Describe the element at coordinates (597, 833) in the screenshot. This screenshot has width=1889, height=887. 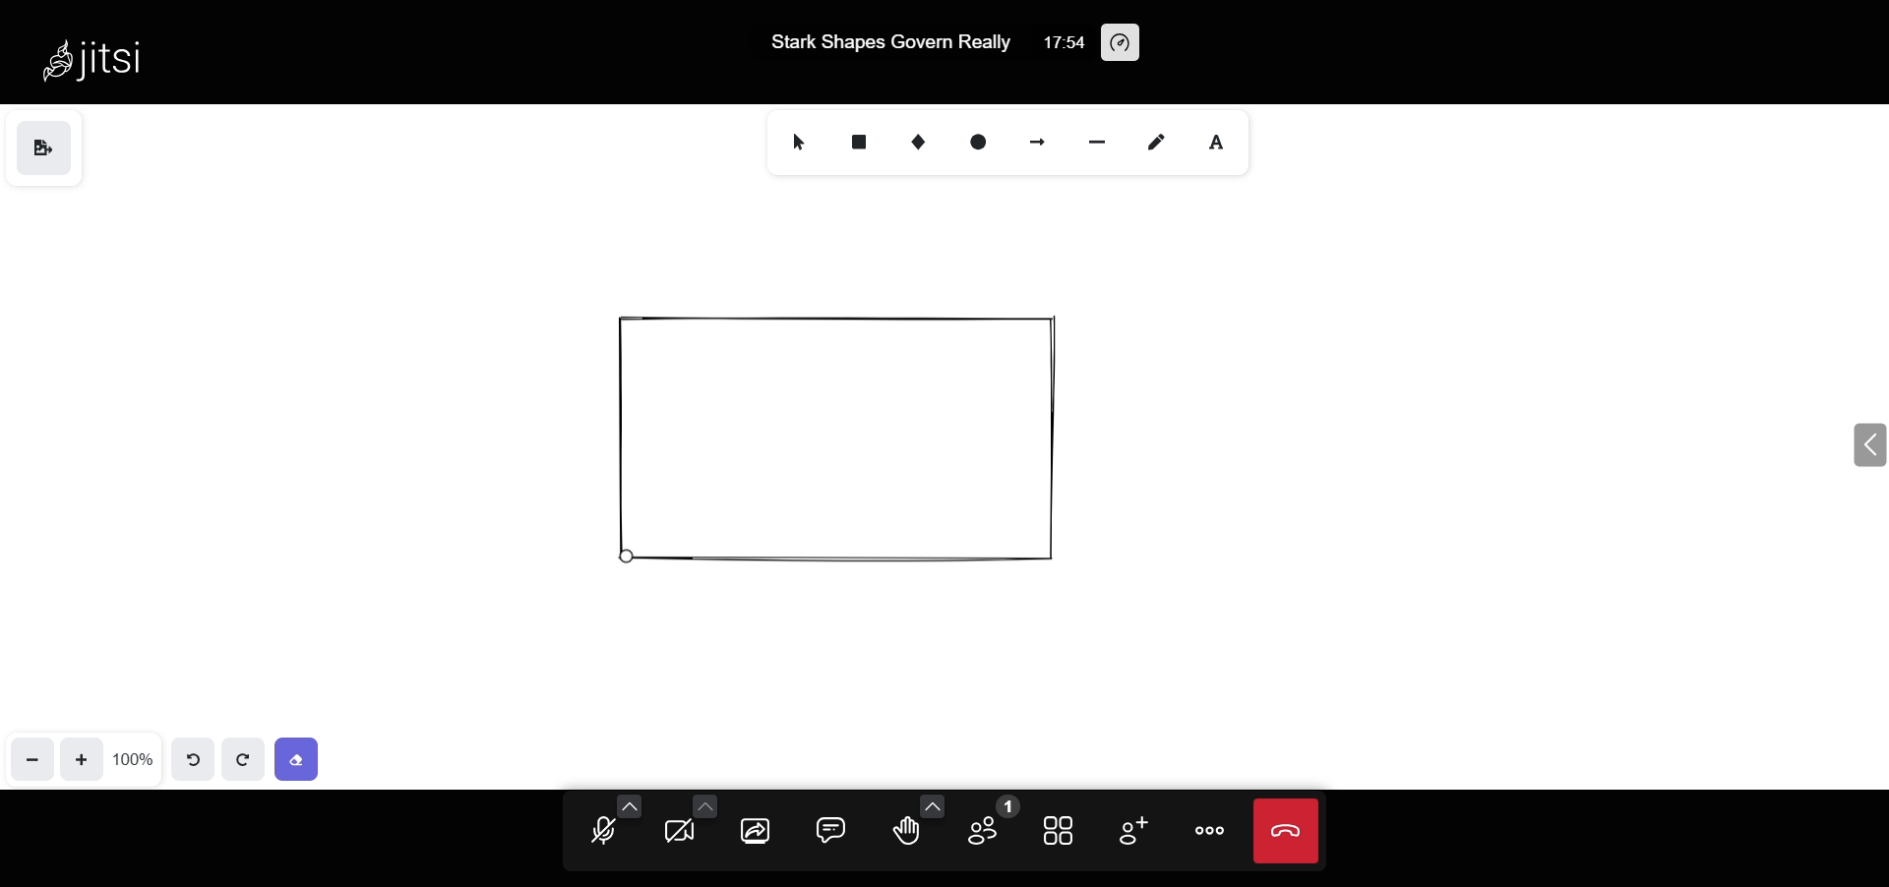
I see `microphone` at that location.